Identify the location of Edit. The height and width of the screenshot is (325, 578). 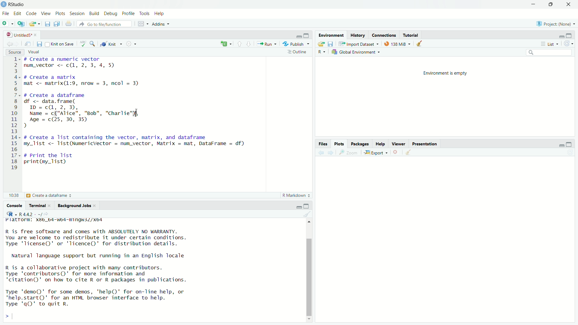
(17, 14).